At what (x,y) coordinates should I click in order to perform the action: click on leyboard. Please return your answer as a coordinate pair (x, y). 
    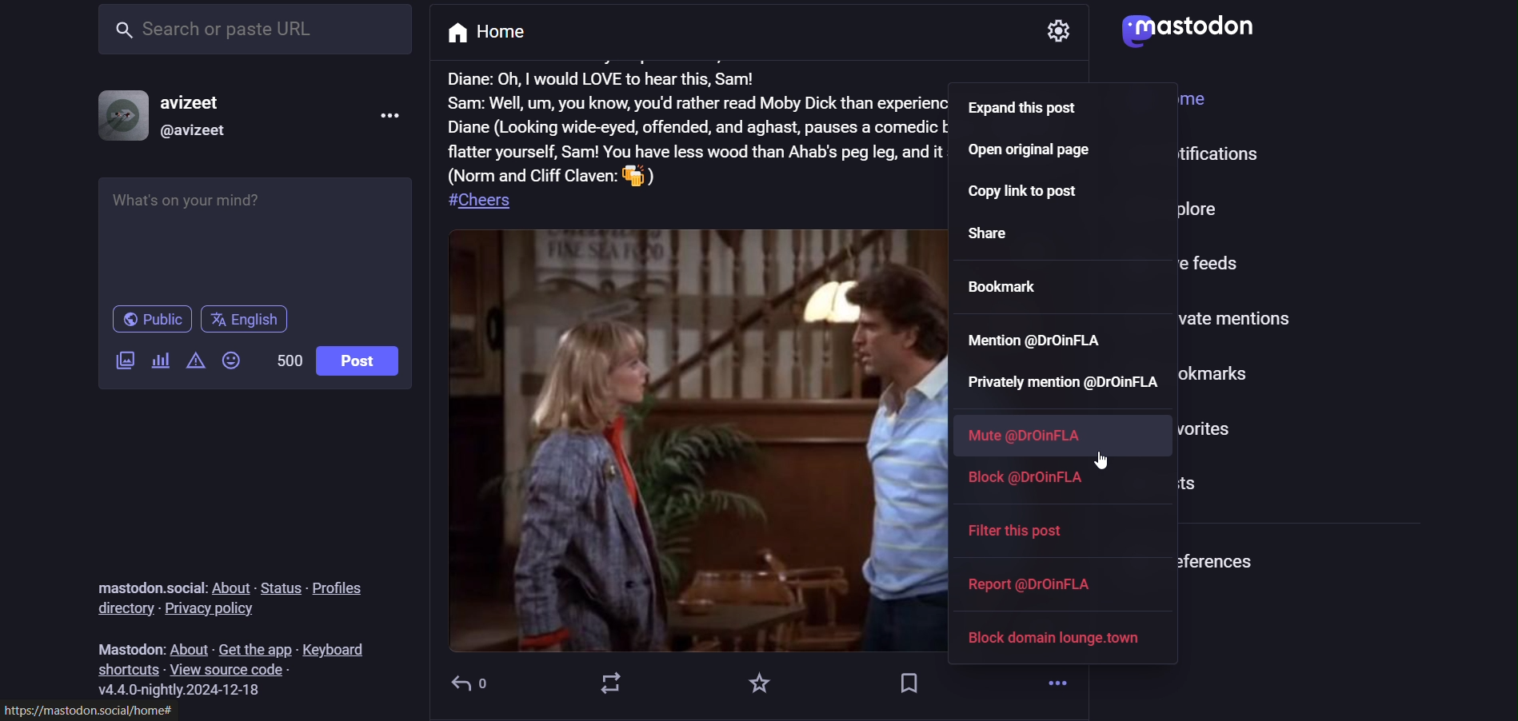
    Looking at the image, I should click on (341, 648).